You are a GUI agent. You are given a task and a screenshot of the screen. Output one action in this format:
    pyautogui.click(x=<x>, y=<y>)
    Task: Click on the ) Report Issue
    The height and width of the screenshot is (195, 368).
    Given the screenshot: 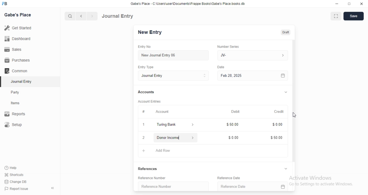 What is the action you would take?
    pyautogui.click(x=17, y=189)
    